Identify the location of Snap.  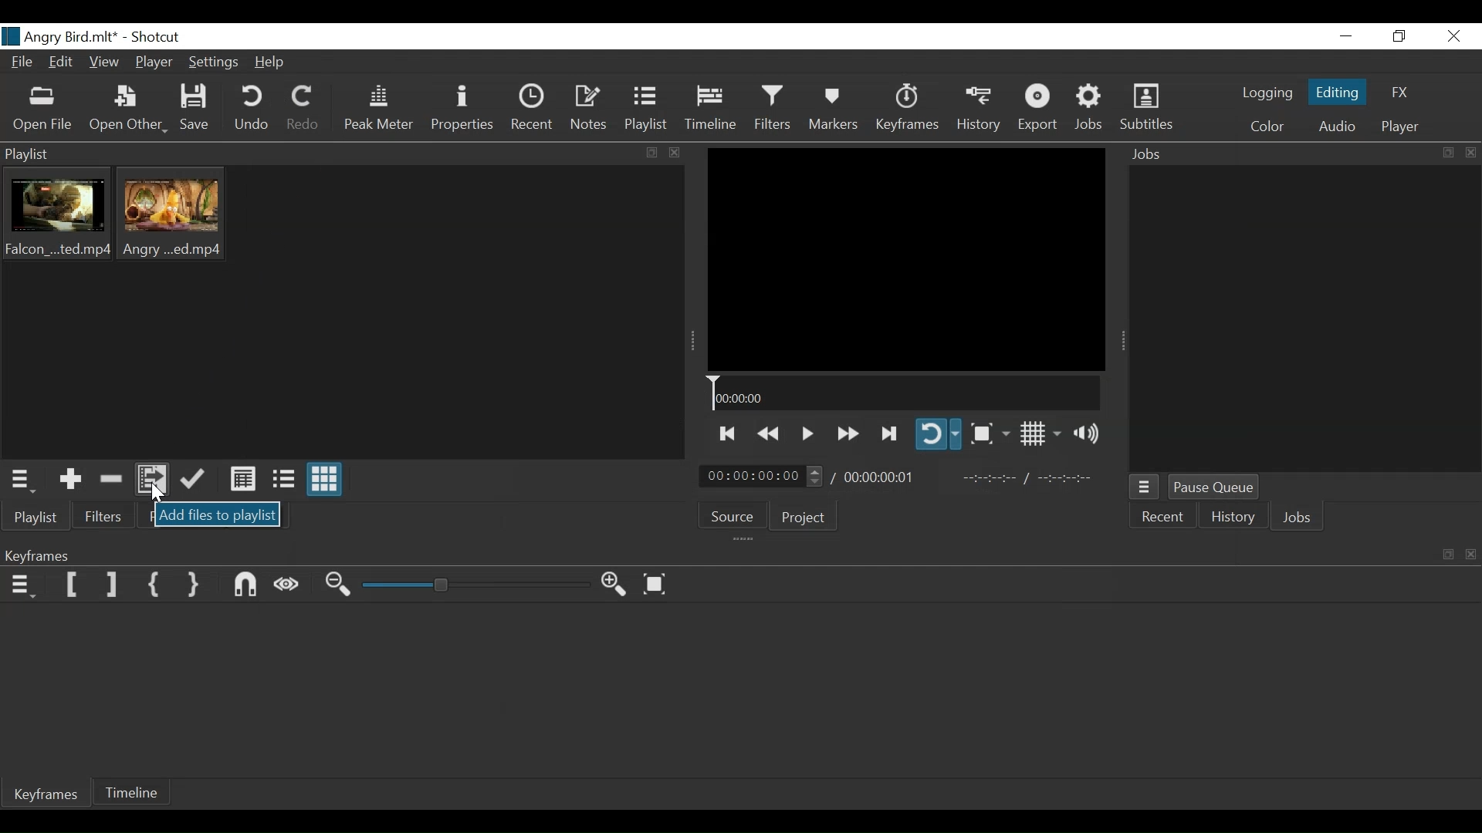
(247, 585).